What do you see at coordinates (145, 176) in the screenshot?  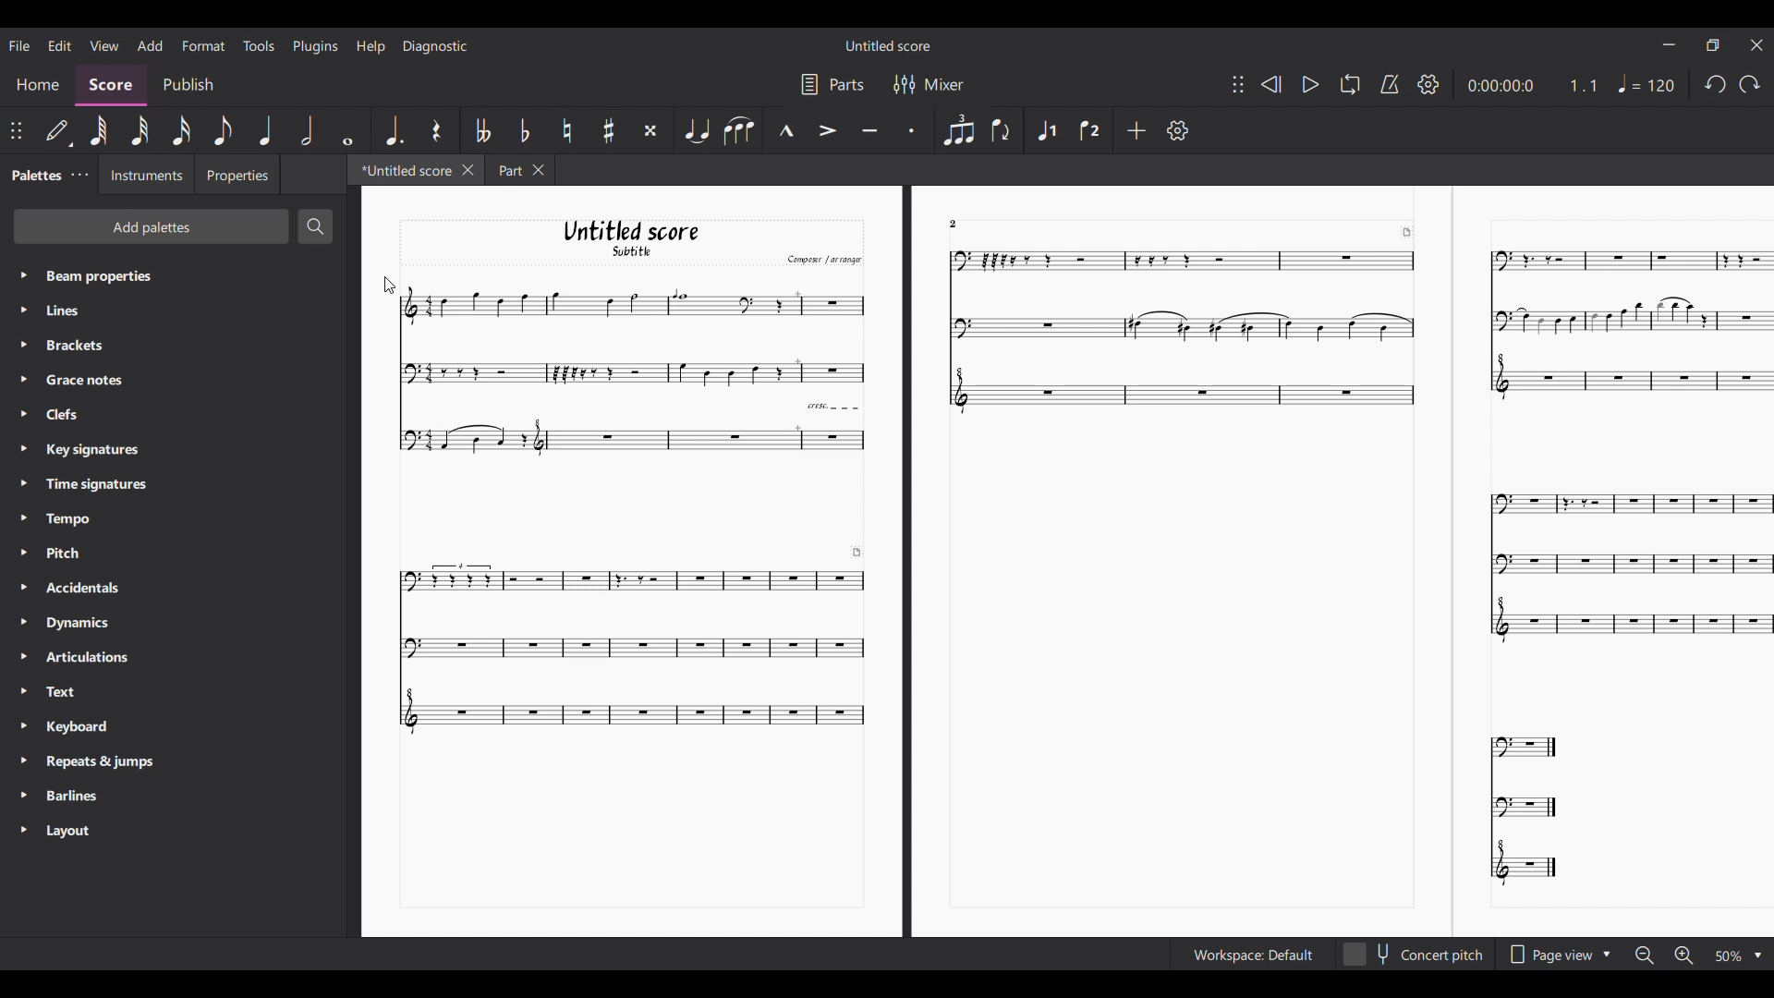 I see `Instruments` at bounding box center [145, 176].